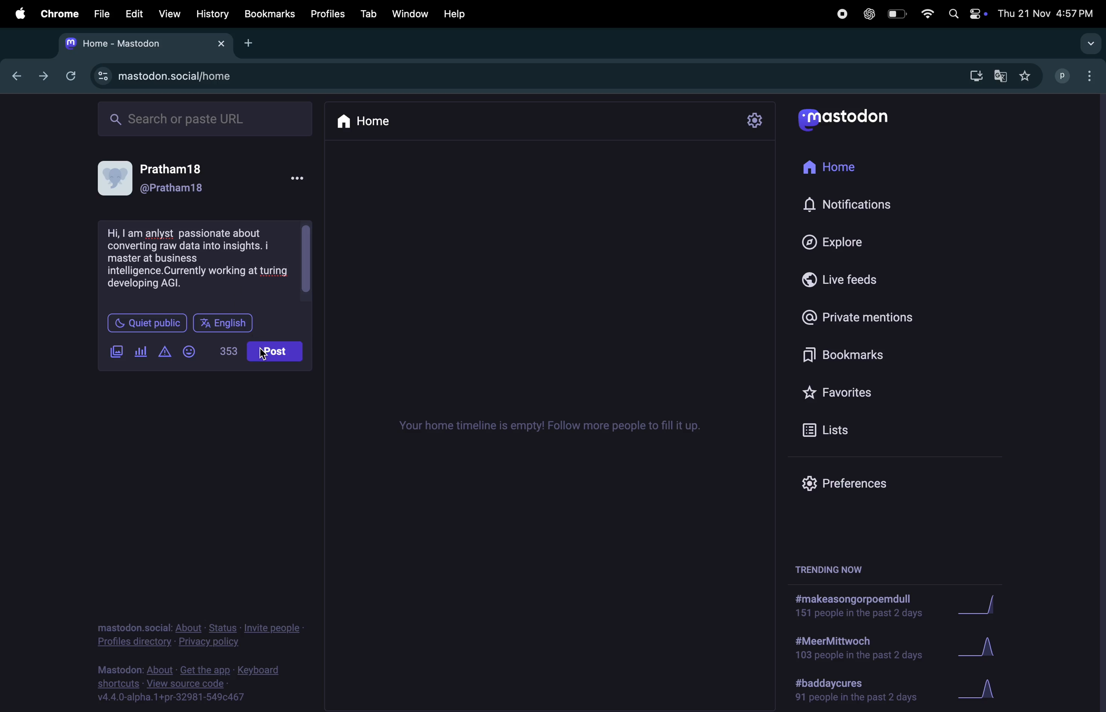 Image resolution: width=1106 pixels, height=712 pixels. What do you see at coordinates (206, 180) in the screenshot?
I see `user profile` at bounding box center [206, 180].